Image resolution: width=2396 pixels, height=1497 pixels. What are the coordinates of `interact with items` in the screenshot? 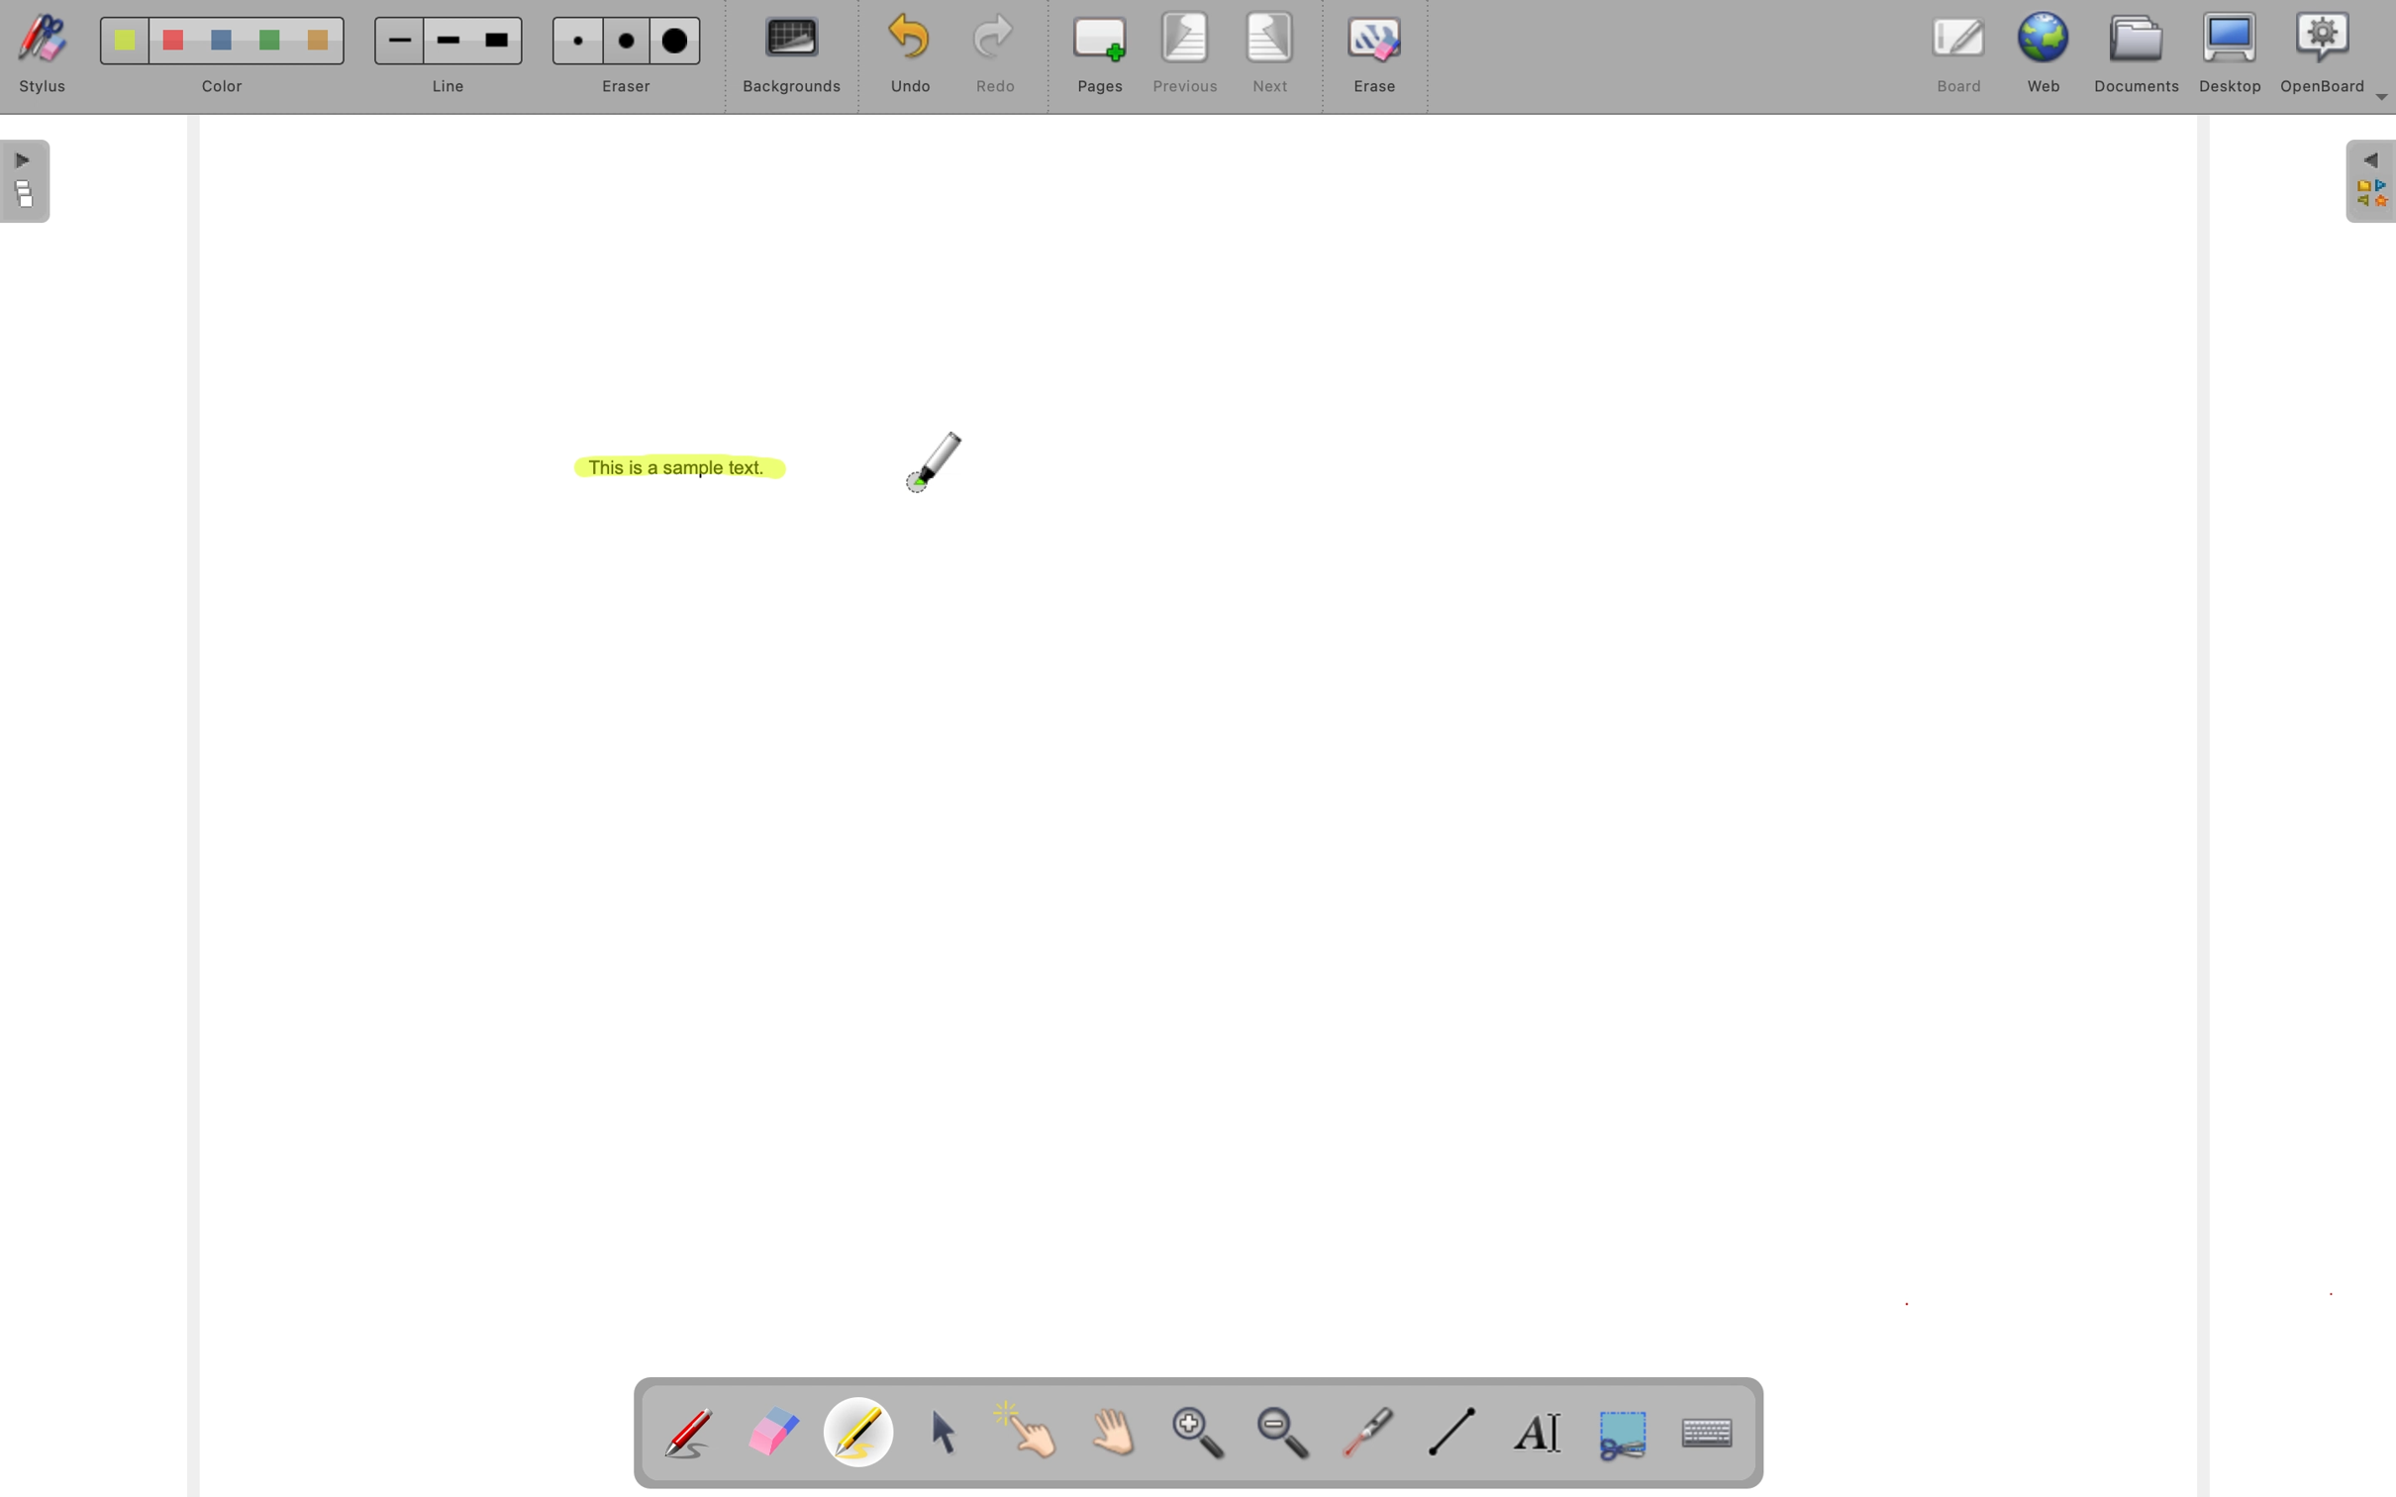 It's located at (1039, 1428).